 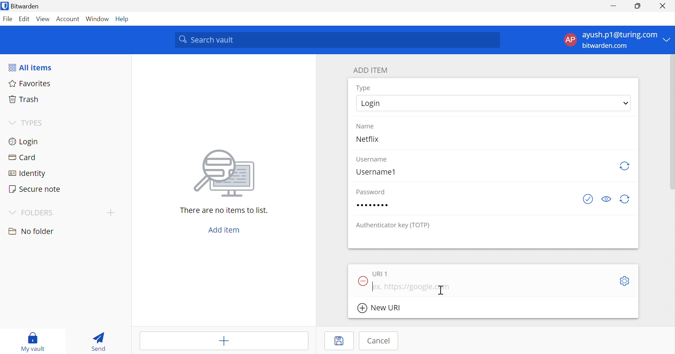 What do you see at coordinates (365, 126) in the screenshot?
I see `Name` at bounding box center [365, 126].